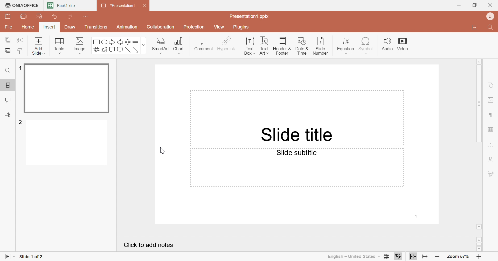 Image resolution: width=498 pixels, height=261 pixels. I want to click on Slides, so click(9, 85).